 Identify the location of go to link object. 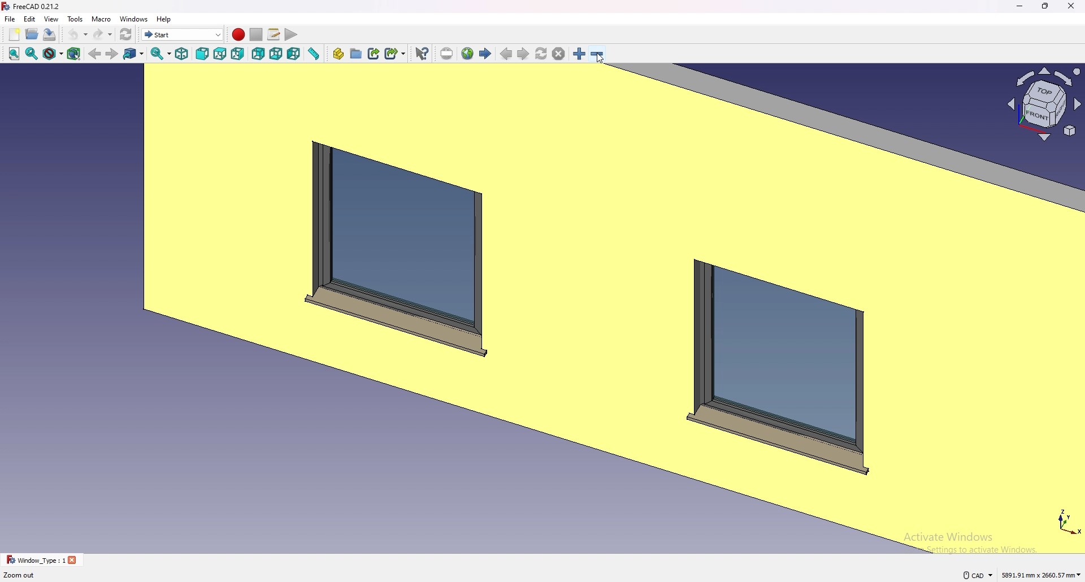
(133, 53).